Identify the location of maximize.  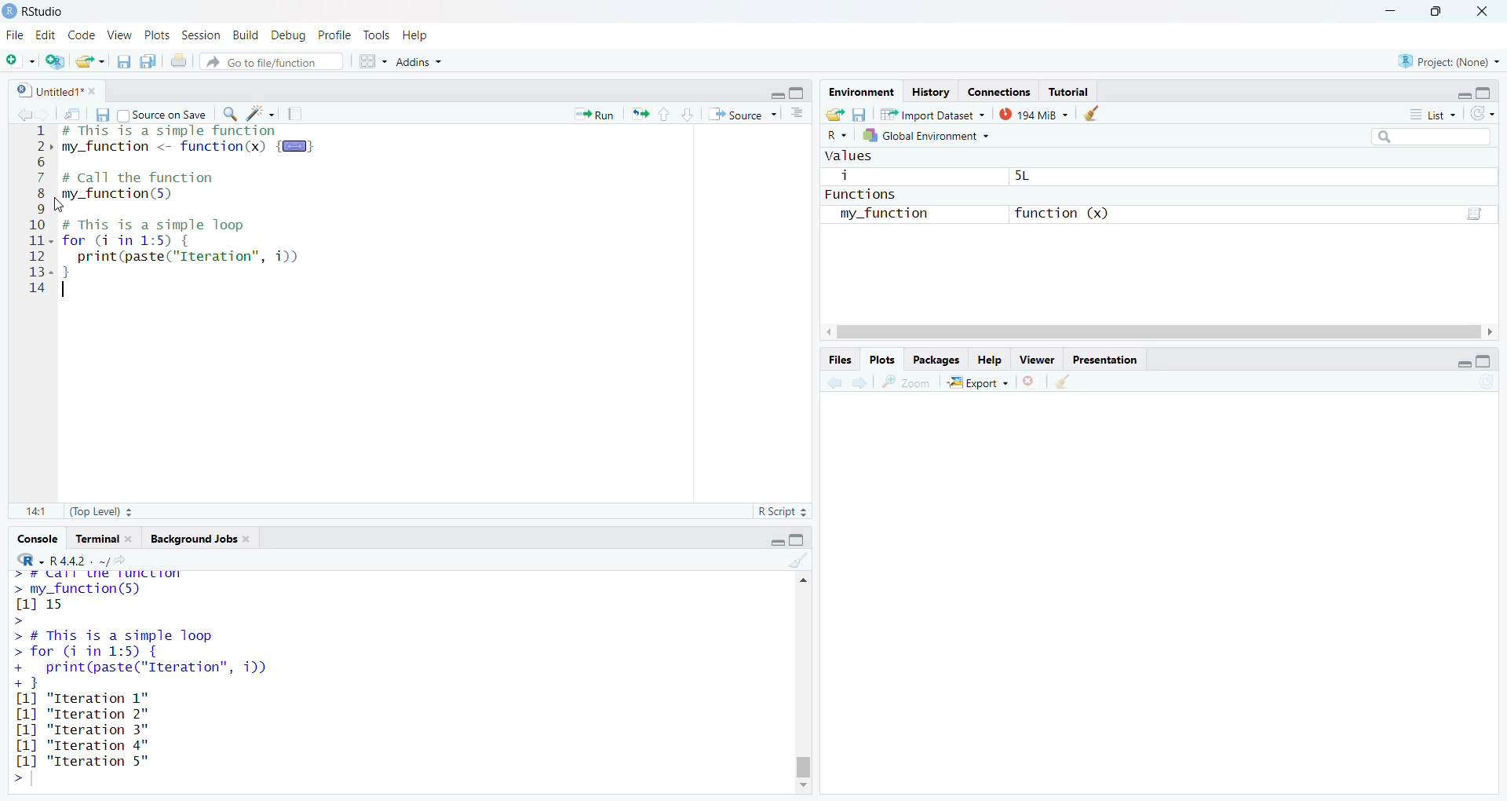
(1491, 90).